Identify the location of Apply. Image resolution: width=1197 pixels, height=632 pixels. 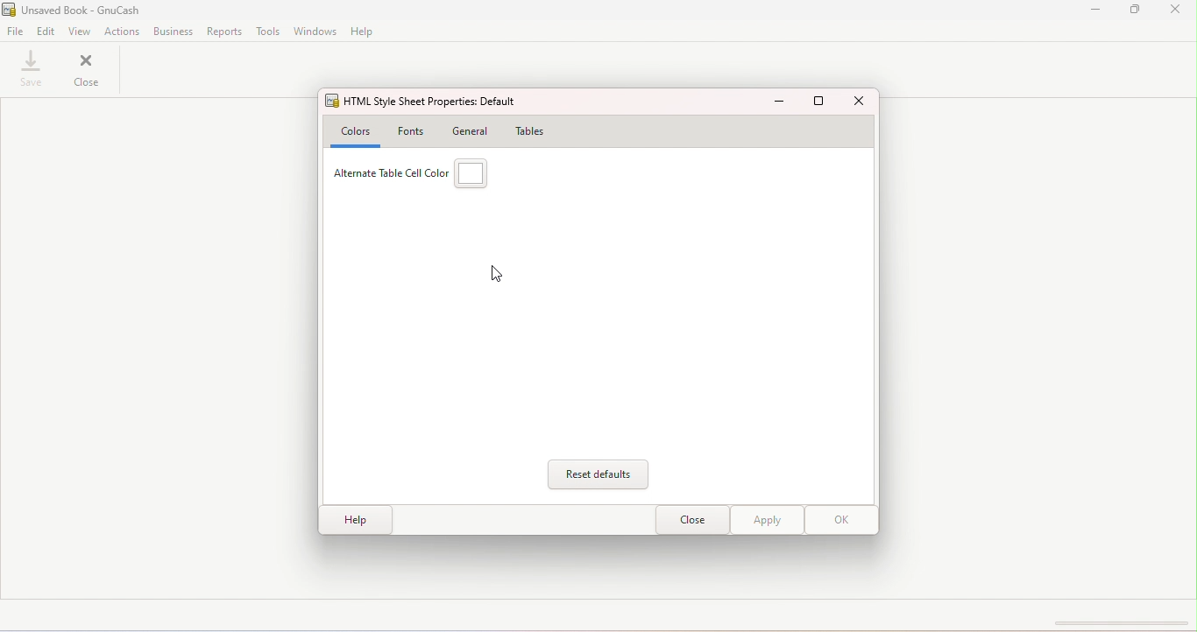
(770, 520).